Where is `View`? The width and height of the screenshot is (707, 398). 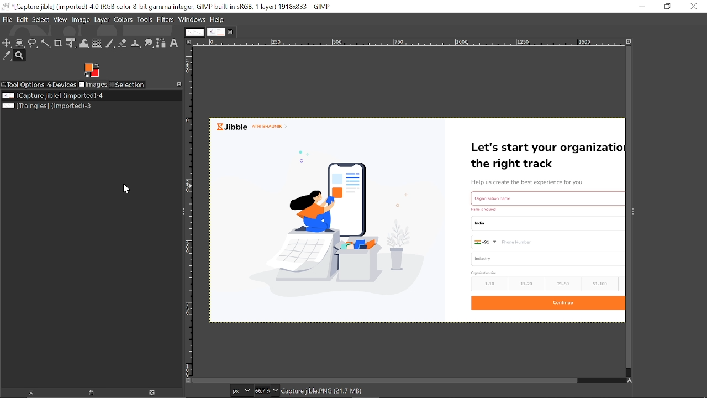
View is located at coordinates (61, 20).